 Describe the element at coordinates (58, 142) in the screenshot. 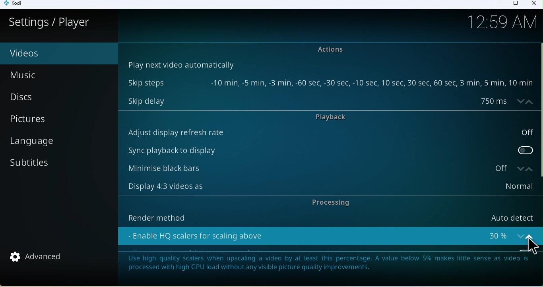

I see `Language` at that location.